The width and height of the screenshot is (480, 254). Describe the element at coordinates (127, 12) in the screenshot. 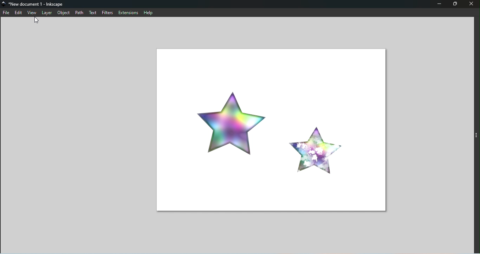

I see `Extensions` at that location.